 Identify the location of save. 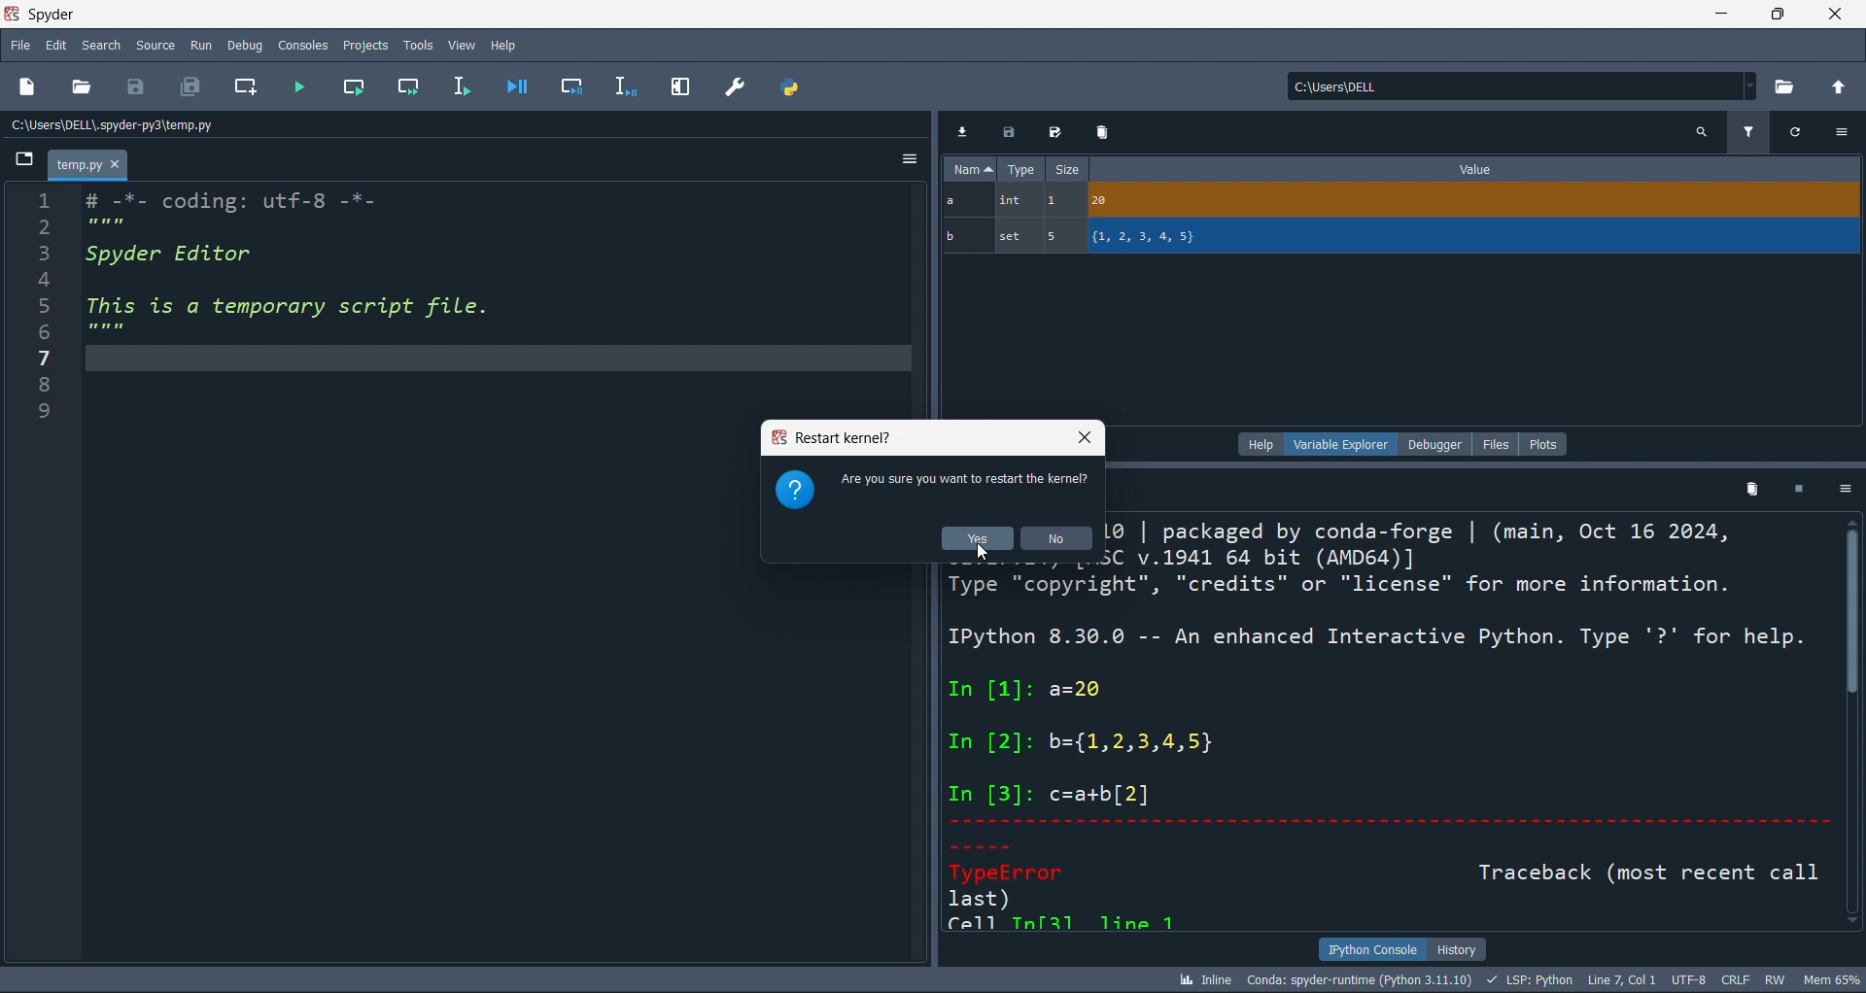
(1011, 133).